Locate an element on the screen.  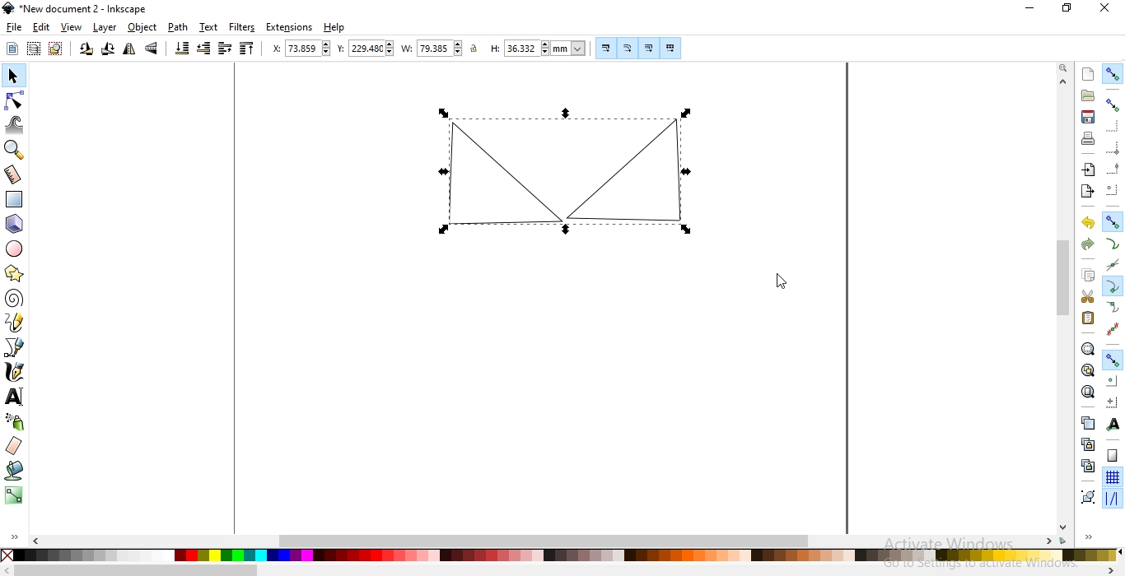
path is located at coordinates (177, 28).